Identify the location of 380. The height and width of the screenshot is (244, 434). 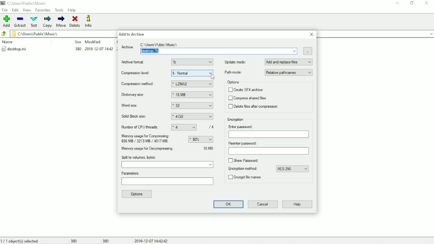
(107, 240).